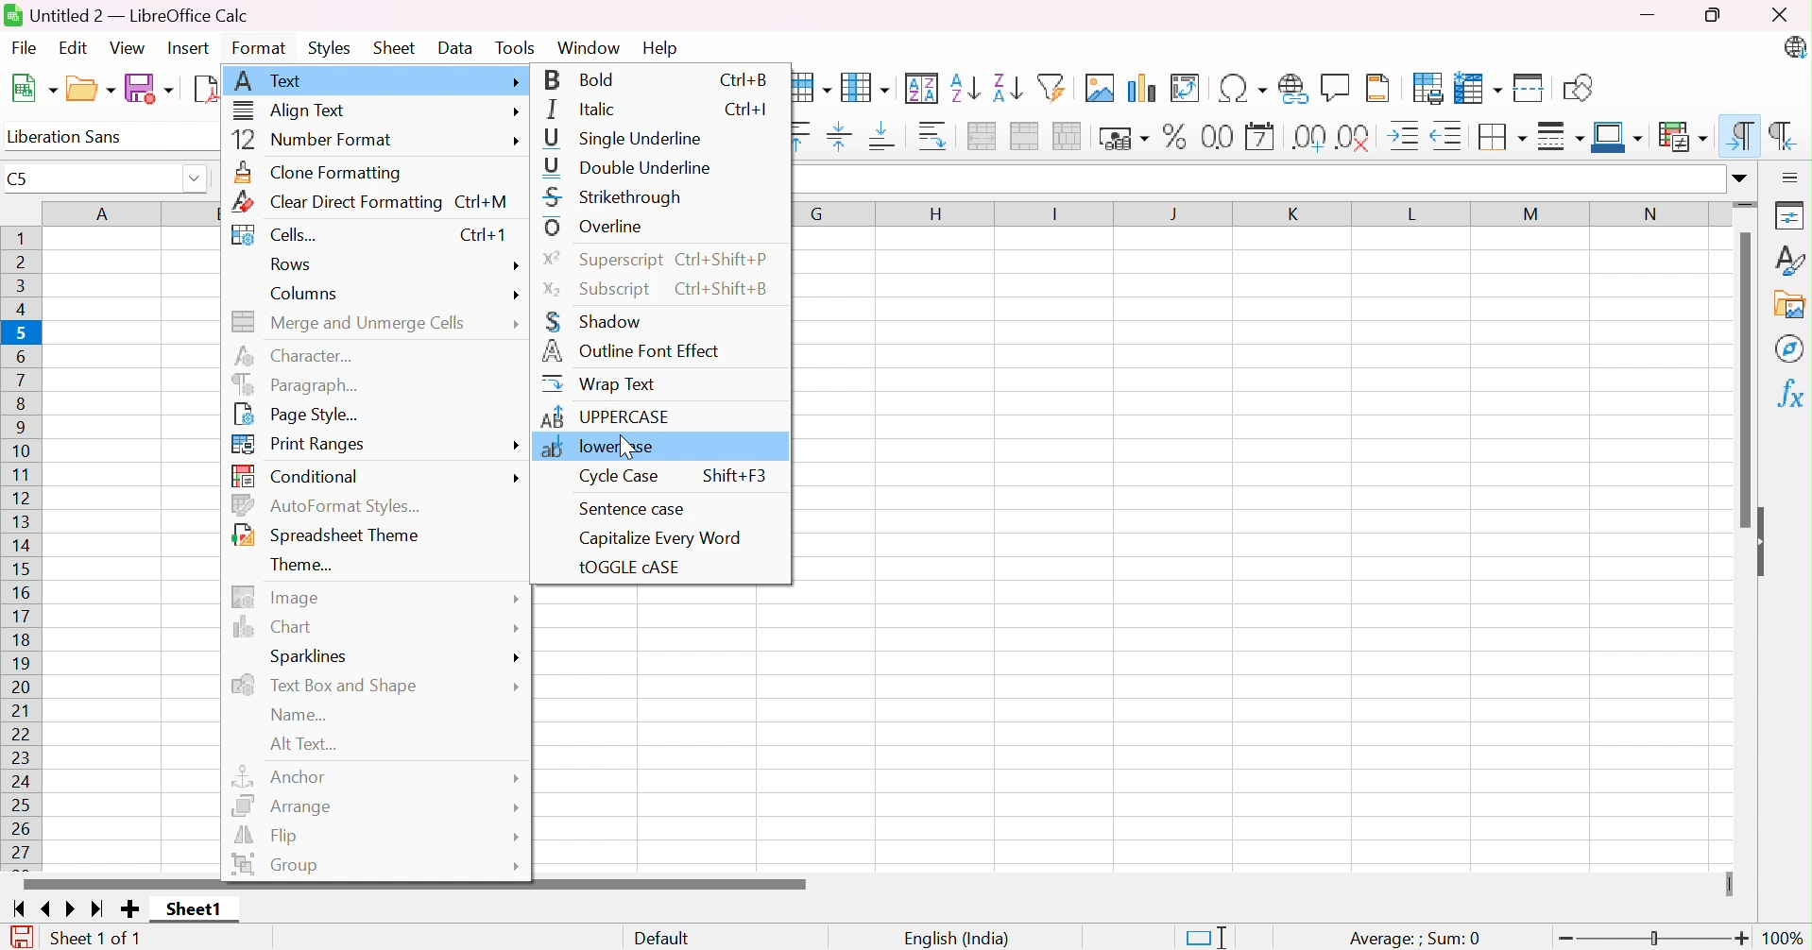 The height and width of the screenshot is (950, 1812). I want to click on Insert Image, so click(1103, 88).